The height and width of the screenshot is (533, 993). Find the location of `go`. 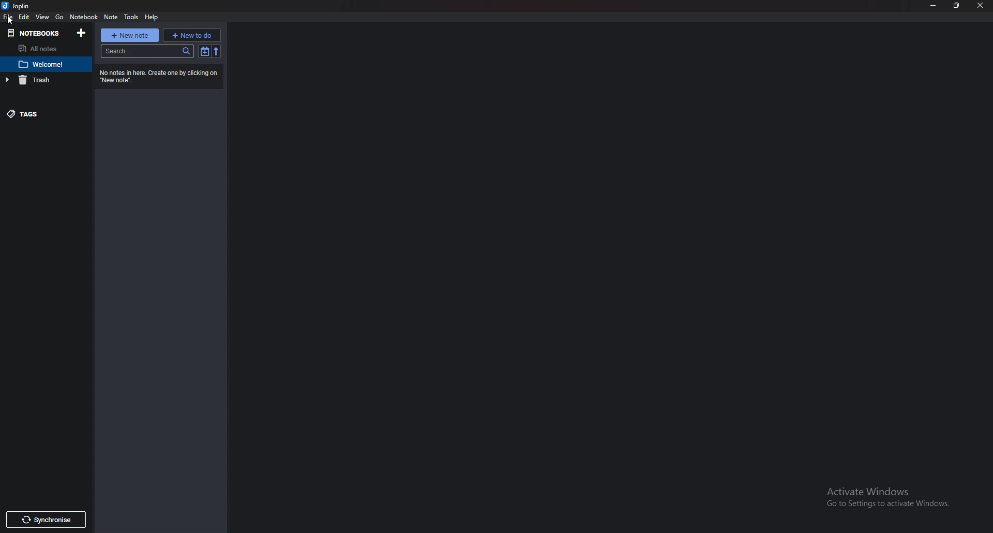

go is located at coordinates (60, 16).